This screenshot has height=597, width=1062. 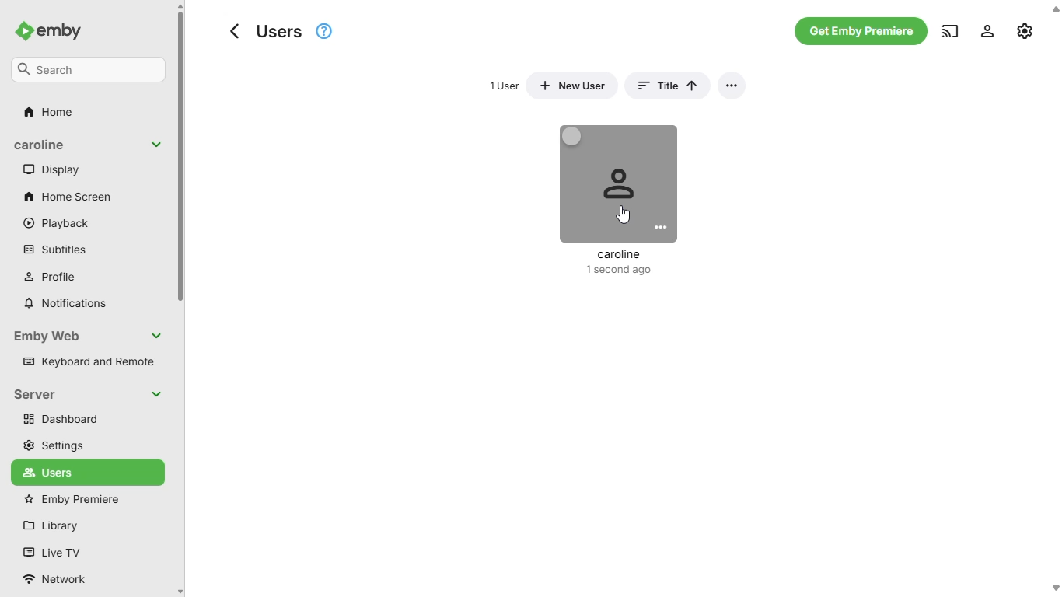 What do you see at coordinates (618, 201) in the screenshot?
I see `profile` at bounding box center [618, 201].